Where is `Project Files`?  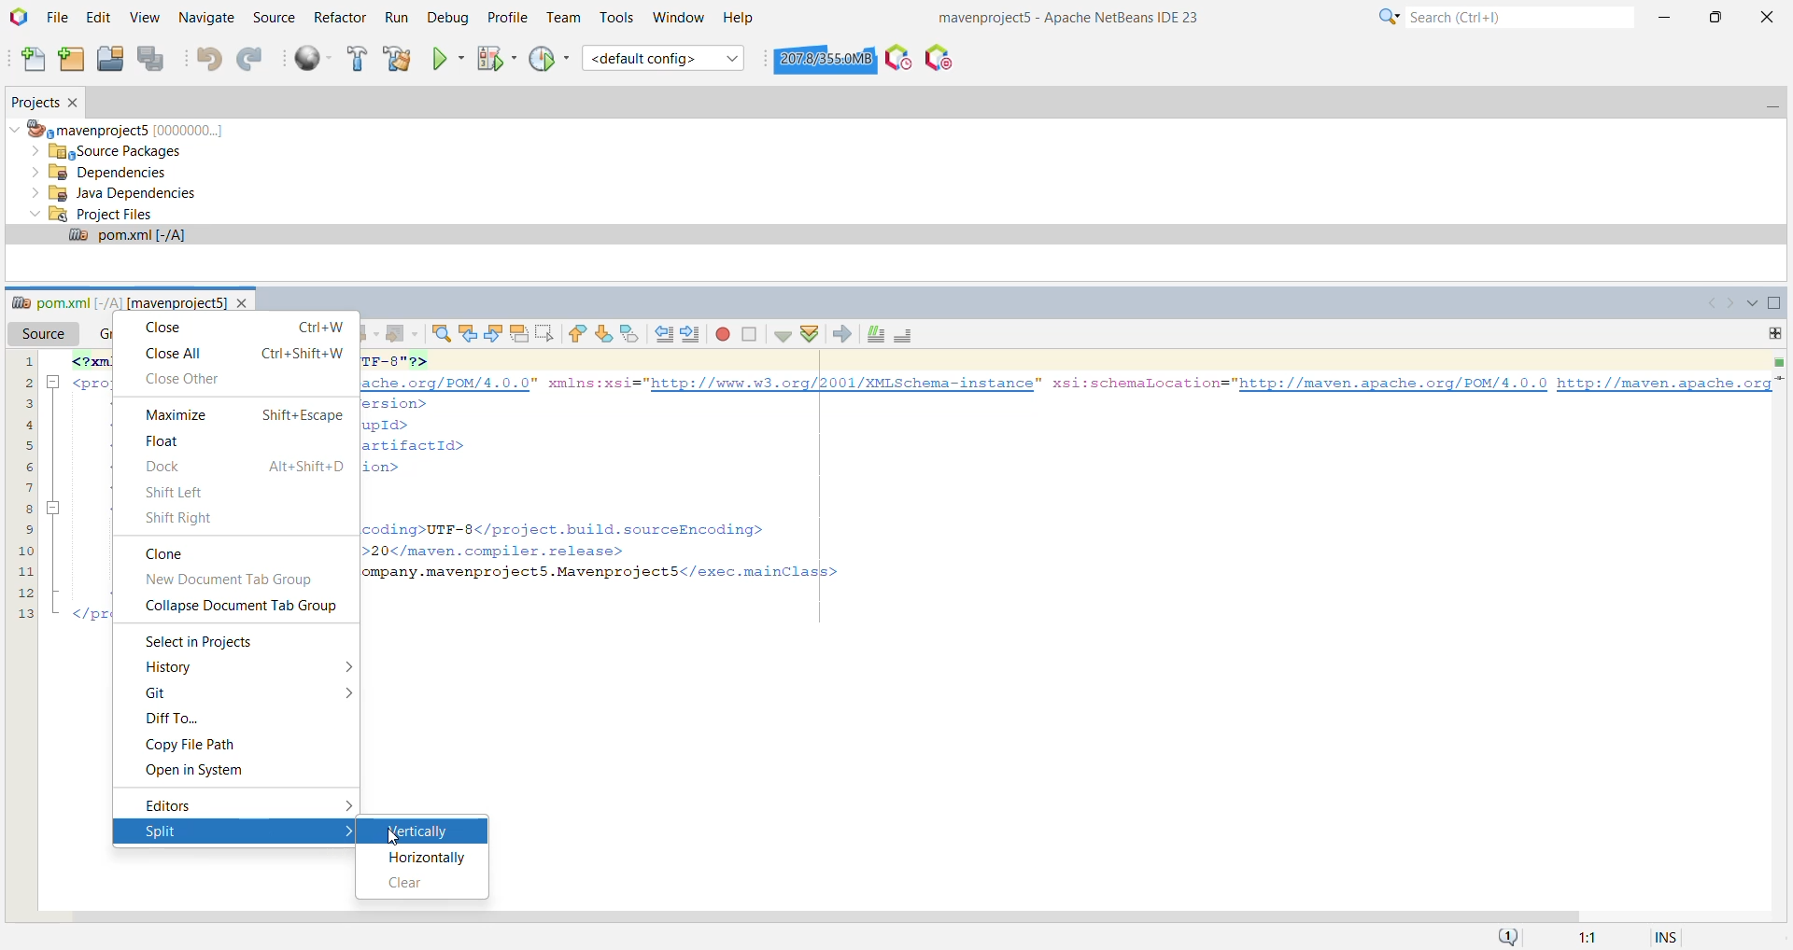 Project Files is located at coordinates (92, 214).